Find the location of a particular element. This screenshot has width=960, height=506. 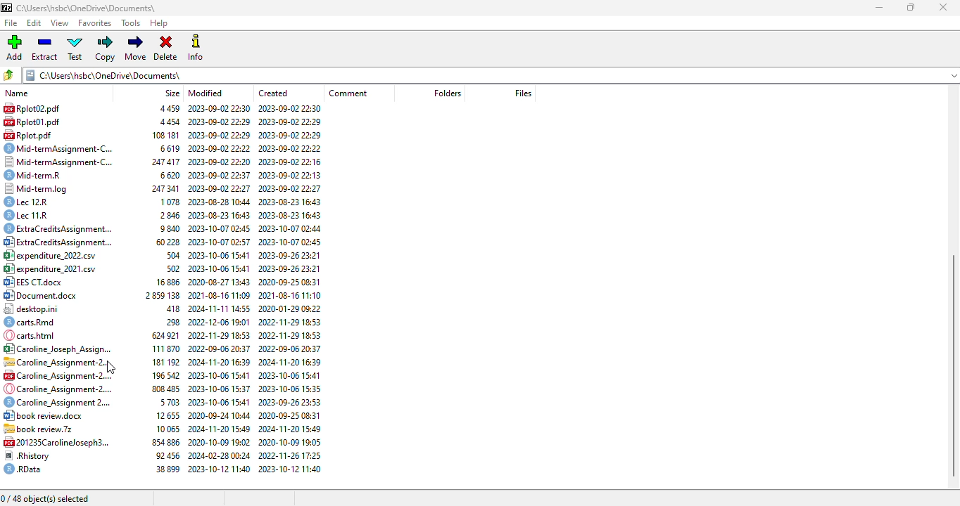

2023-09-02 22-27 is located at coordinates (220, 187).